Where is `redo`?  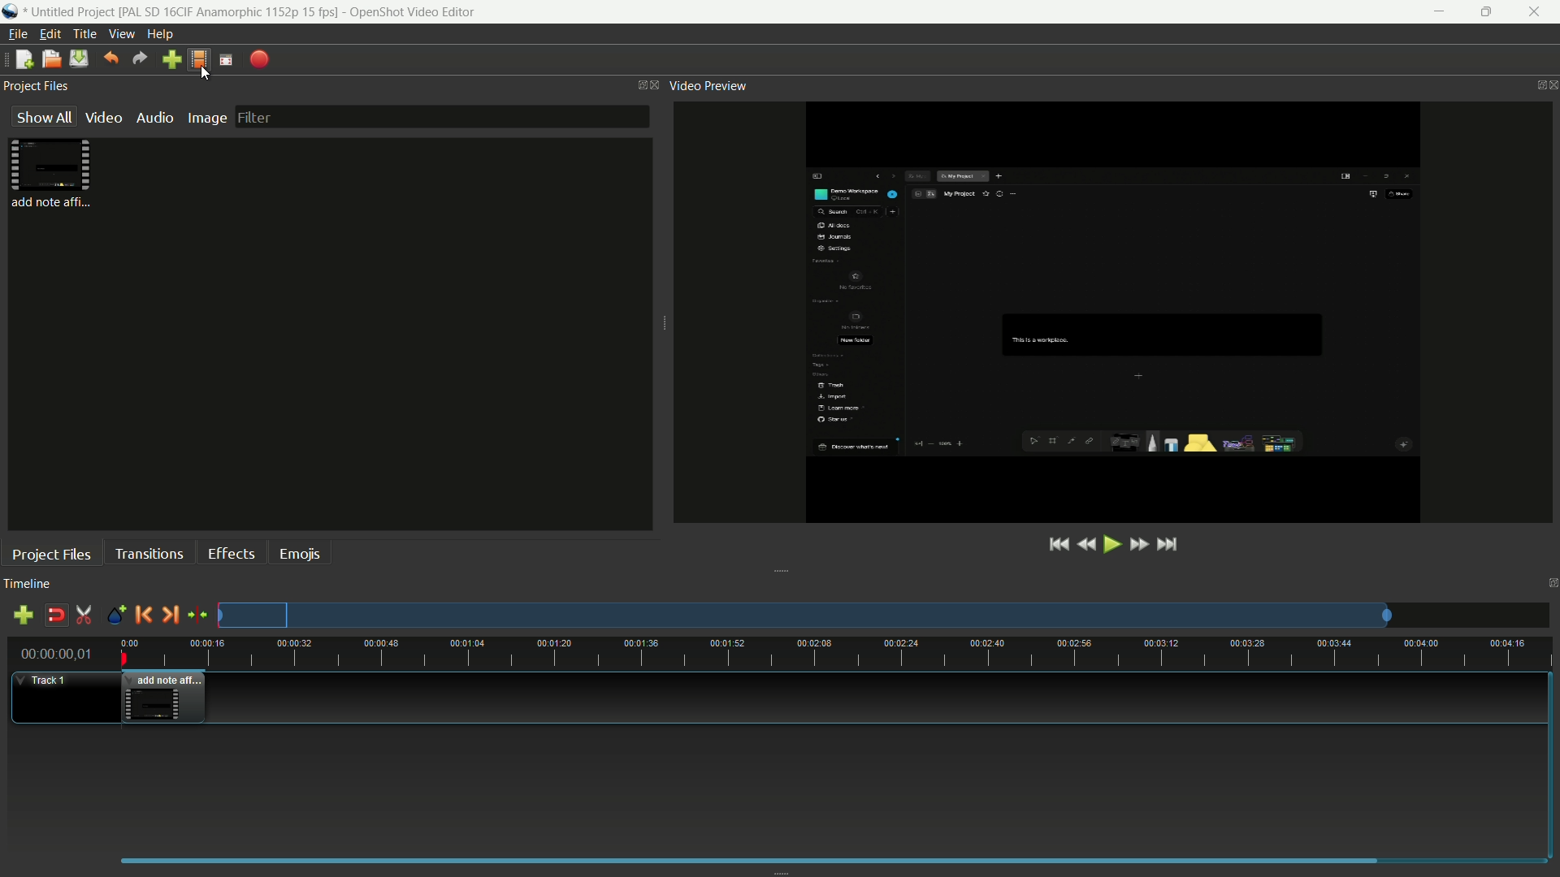 redo is located at coordinates (137, 59).